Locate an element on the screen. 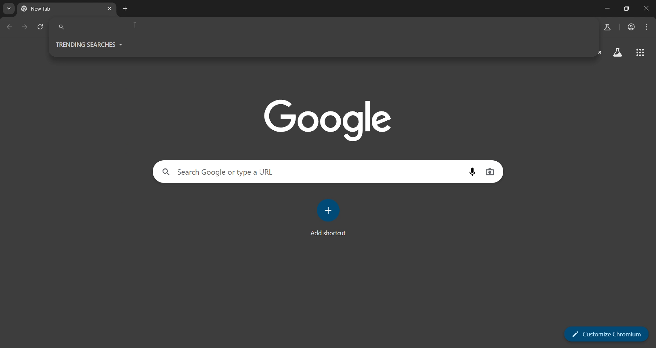  minimize is located at coordinates (606, 9).